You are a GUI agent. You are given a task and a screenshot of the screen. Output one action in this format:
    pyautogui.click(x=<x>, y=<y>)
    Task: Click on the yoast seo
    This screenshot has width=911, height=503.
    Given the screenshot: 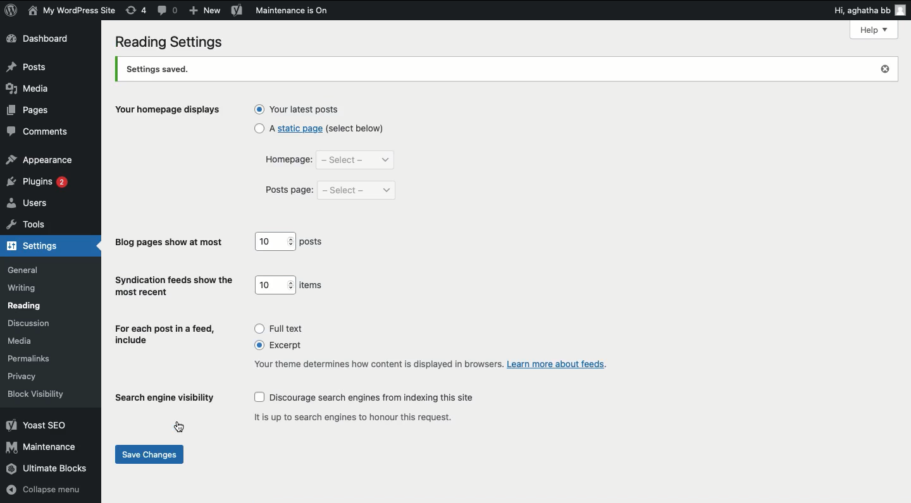 What is the action you would take?
    pyautogui.click(x=36, y=426)
    